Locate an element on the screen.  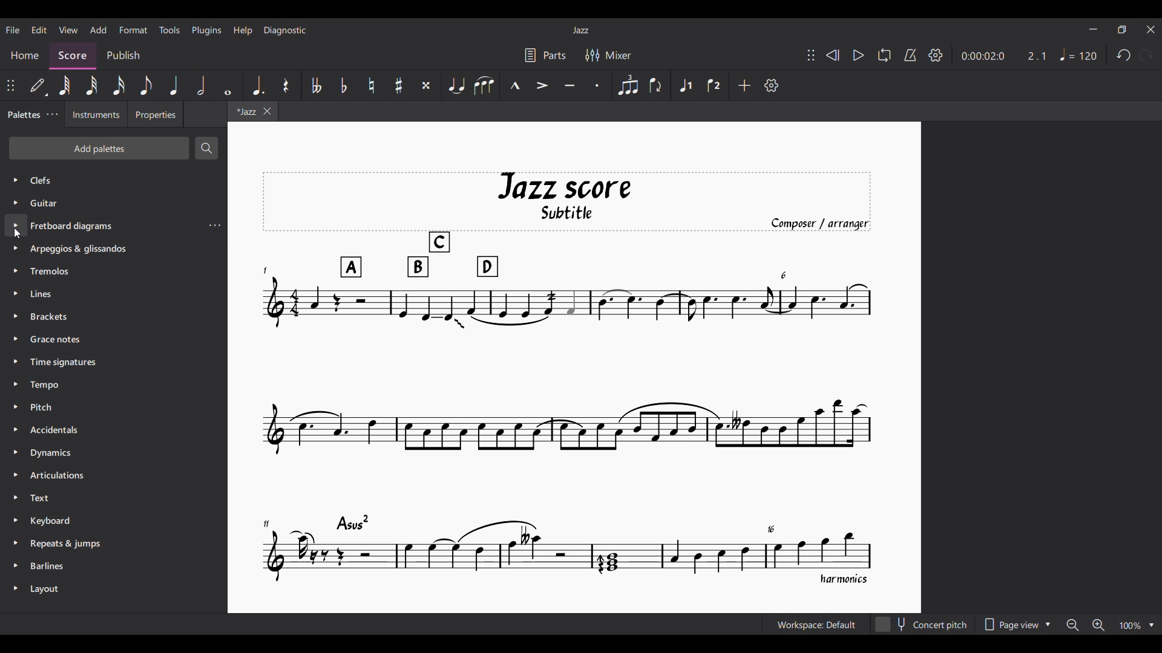
Toggle double flat is located at coordinates (315, 85).